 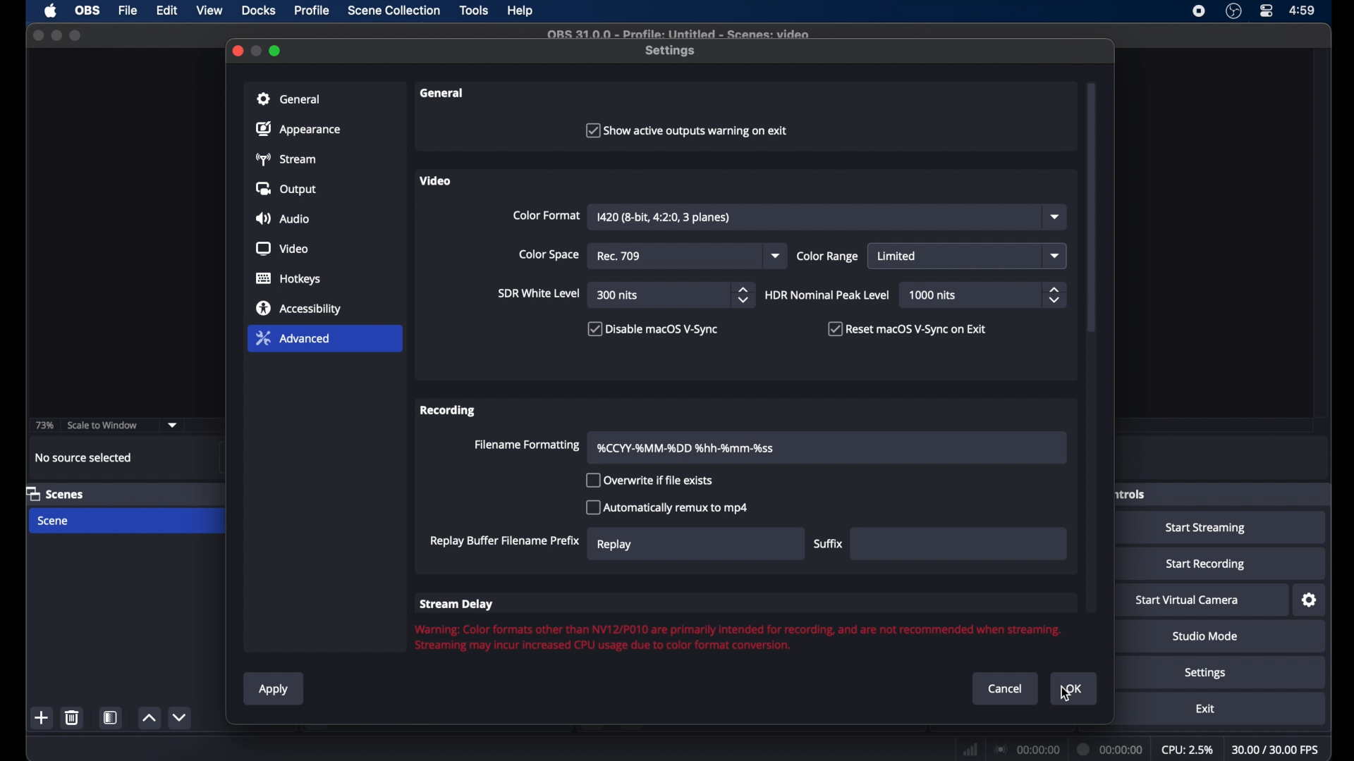 What do you see at coordinates (300, 129) in the screenshot?
I see `appearance` at bounding box center [300, 129].